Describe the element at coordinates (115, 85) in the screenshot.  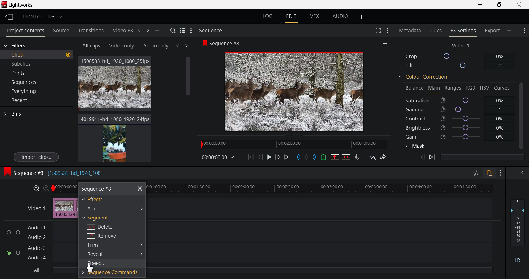
I see `Video Clip 1` at that location.